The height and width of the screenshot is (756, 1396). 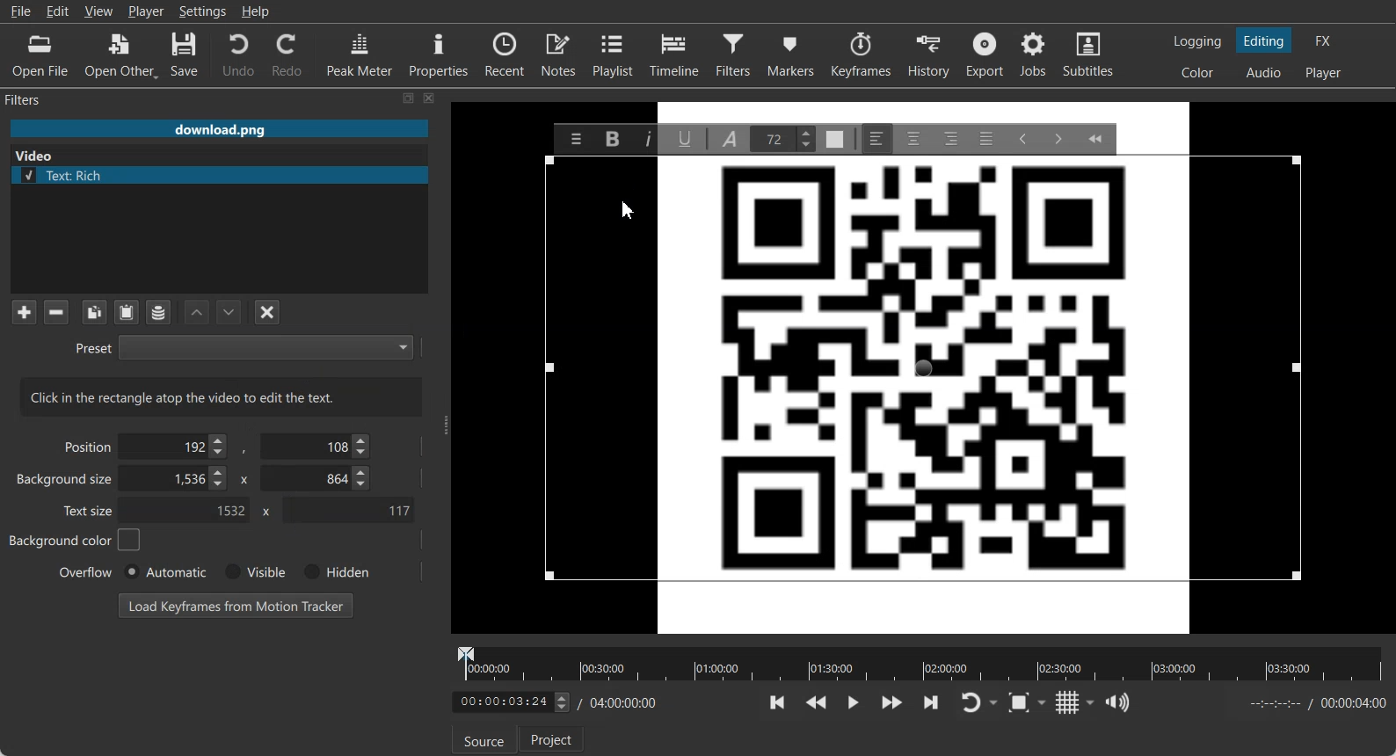 What do you see at coordinates (203, 11) in the screenshot?
I see `Settings` at bounding box center [203, 11].